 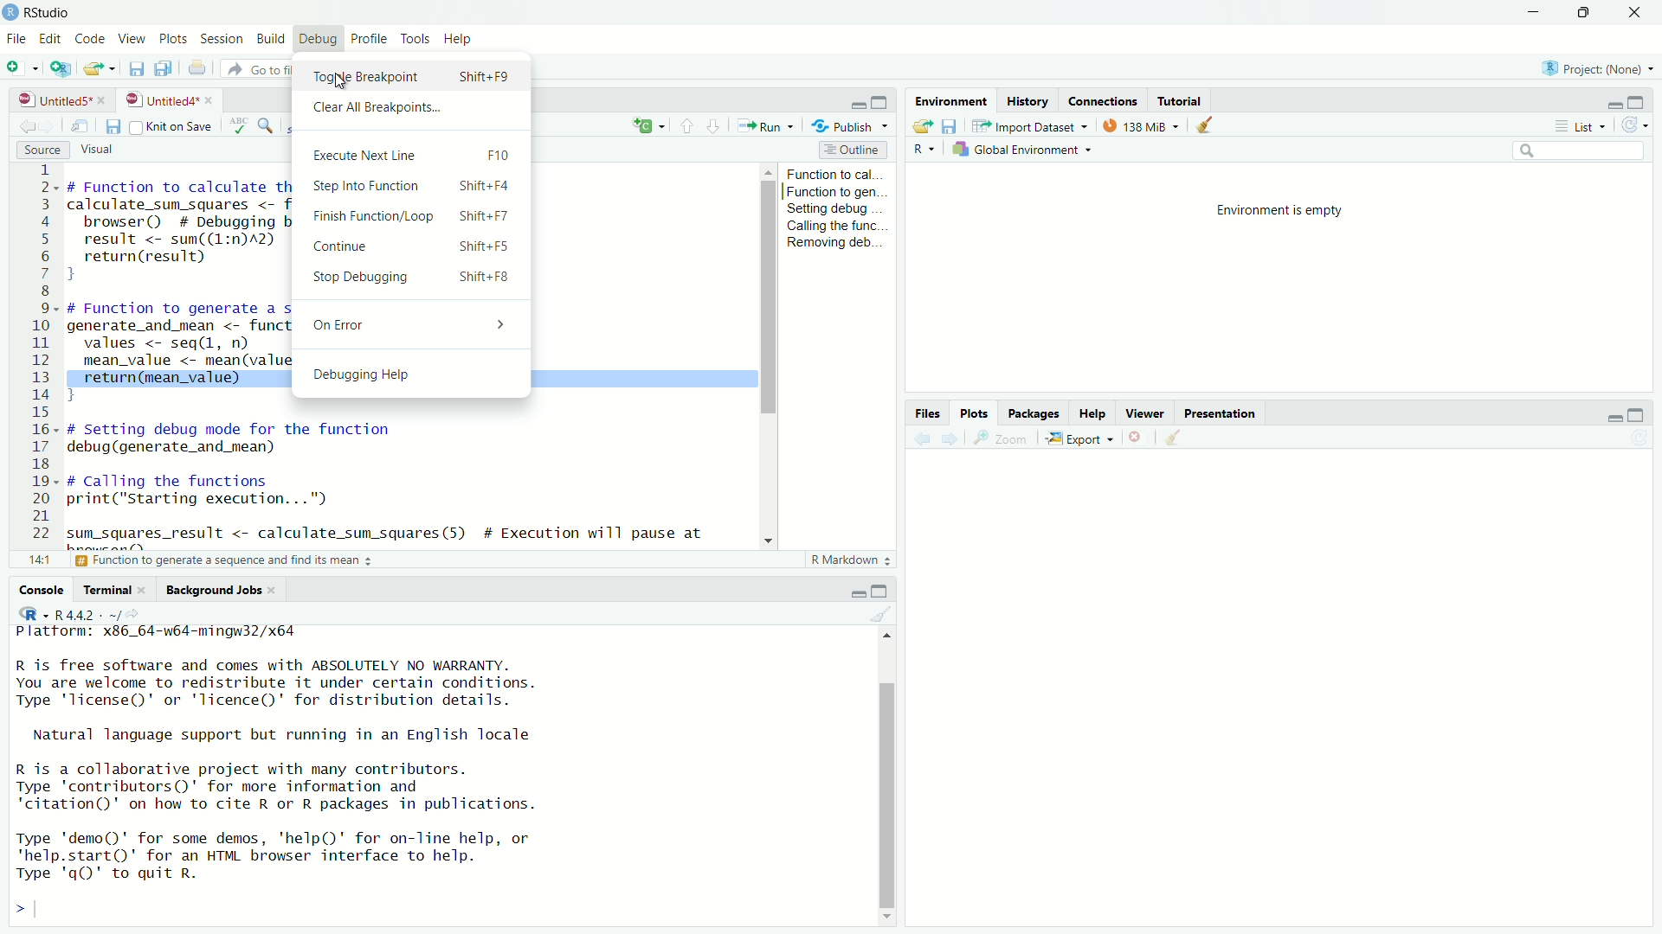 What do you see at coordinates (81, 125) in the screenshot?
I see `show in new window` at bounding box center [81, 125].